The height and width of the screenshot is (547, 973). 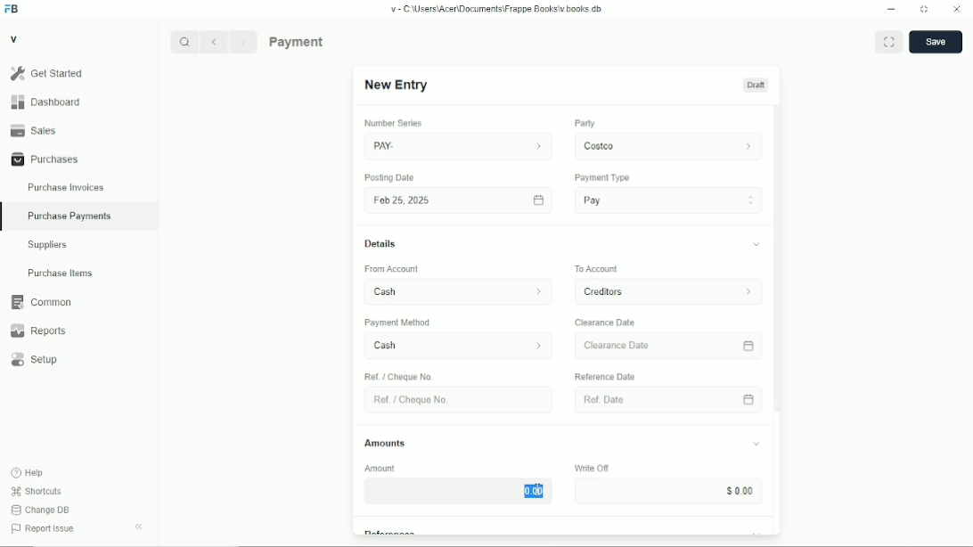 I want to click on Draft, so click(x=756, y=85).